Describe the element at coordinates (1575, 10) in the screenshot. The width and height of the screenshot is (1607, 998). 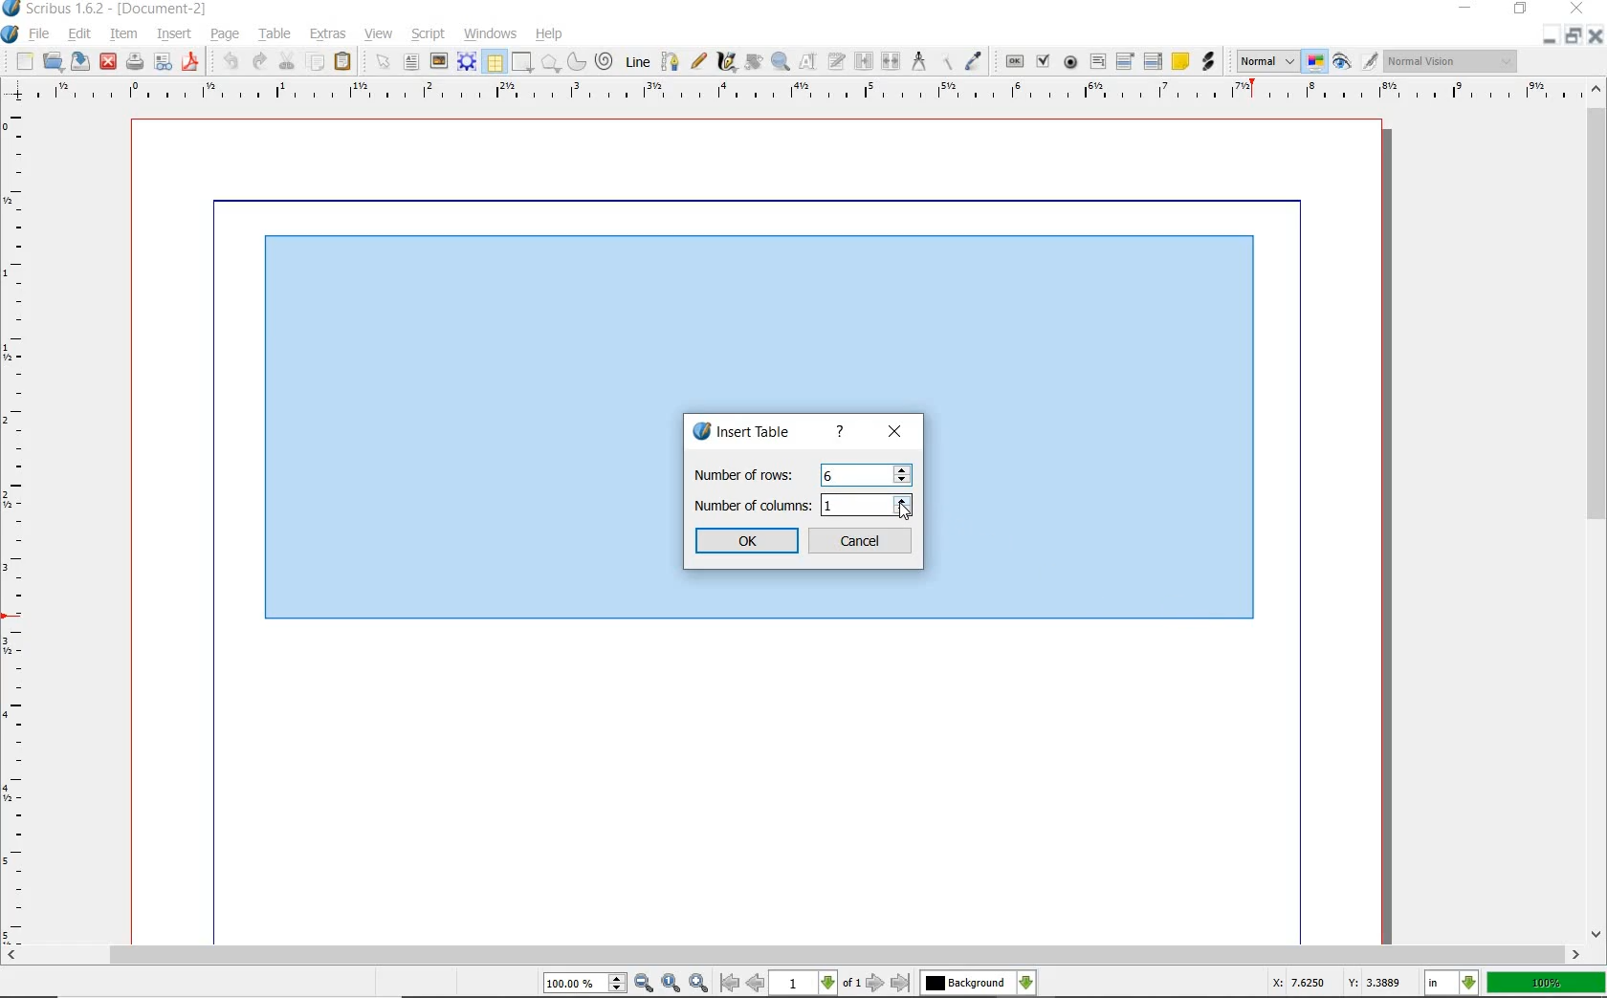
I see `close` at that location.